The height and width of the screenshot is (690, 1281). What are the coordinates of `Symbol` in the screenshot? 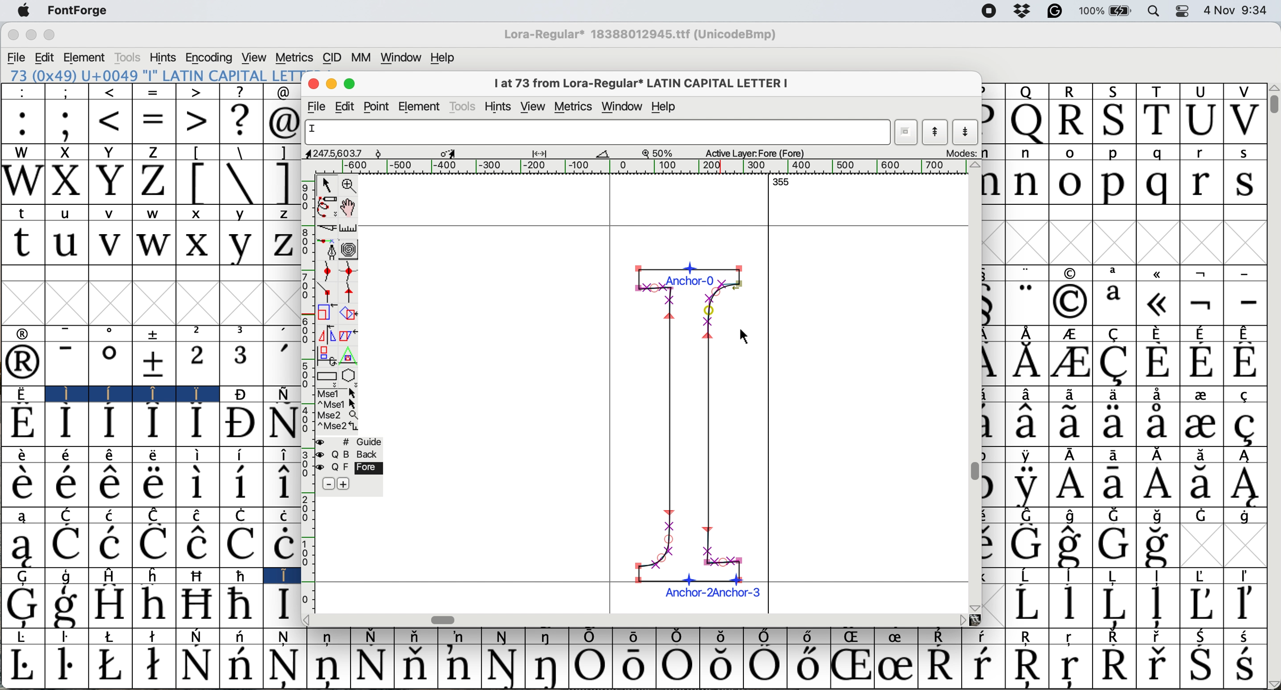 It's located at (110, 604).